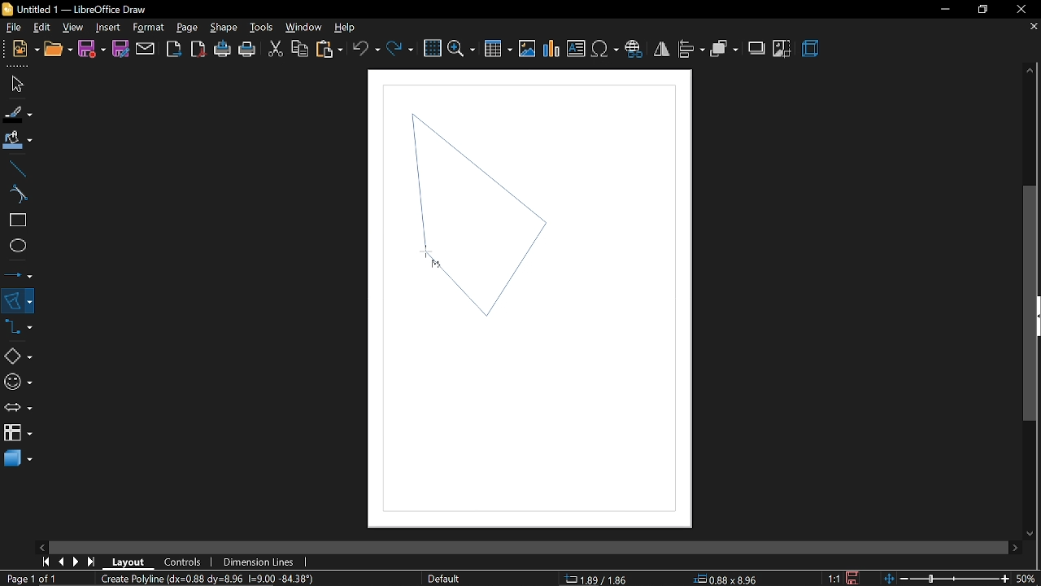 This screenshot has height=586, width=1041. What do you see at coordinates (224, 50) in the screenshot?
I see `print directly` at bounding box center [224, 50].